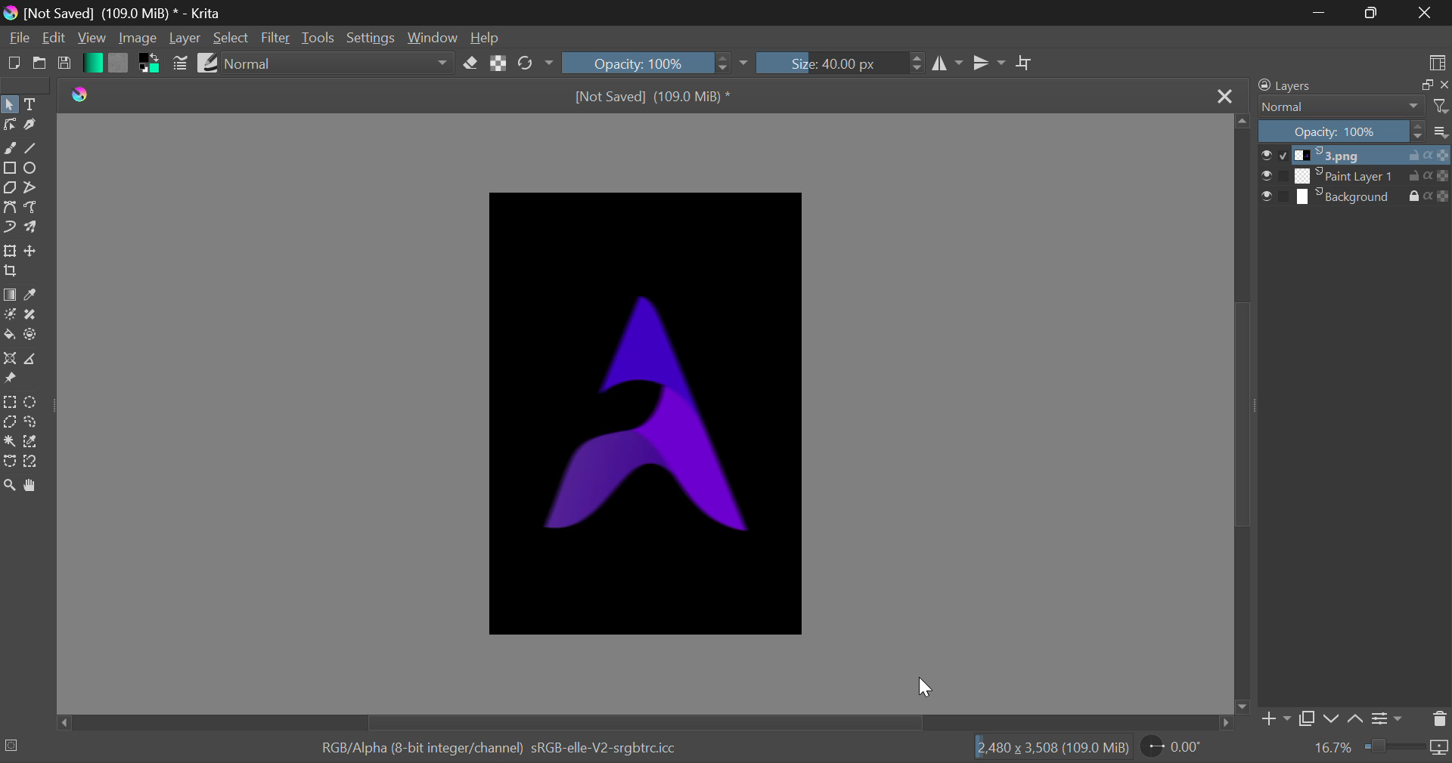 The height and width of the screenshot is (763, 1452). Describe the element at coordinates (32, 206) in the screenshot. I see `Freehand Path Tool` at that location.